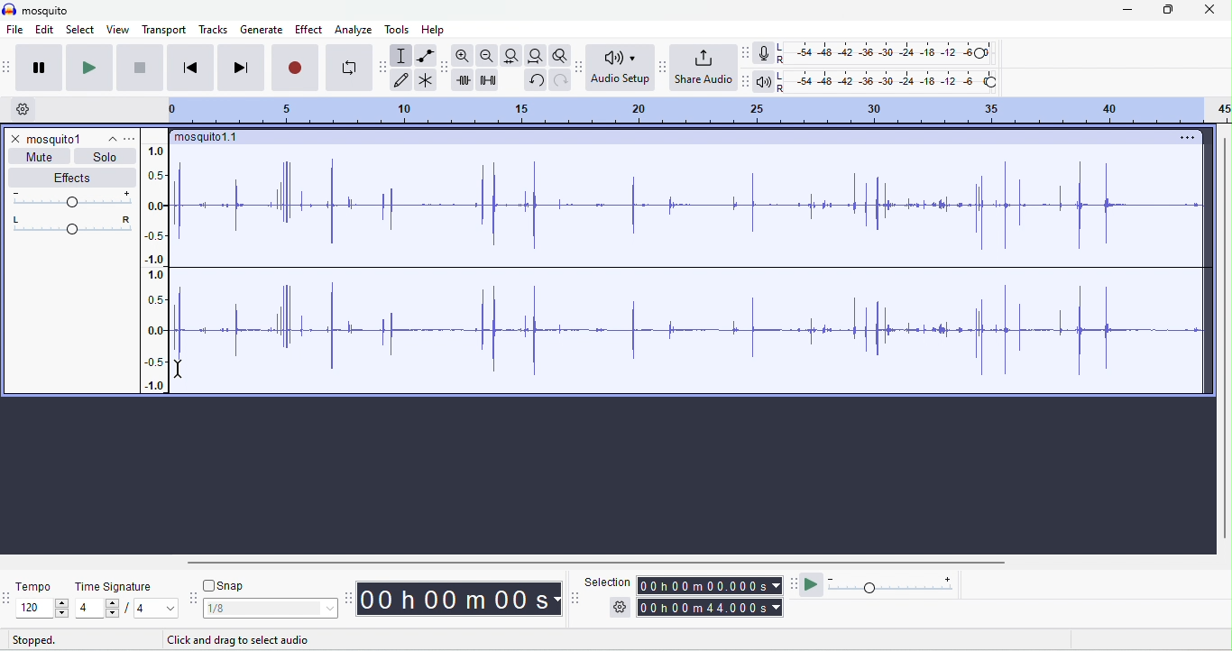 The width and height of the screenshot is (1232, 651). I want to click on playback meter tool bar, so click(745, 80).